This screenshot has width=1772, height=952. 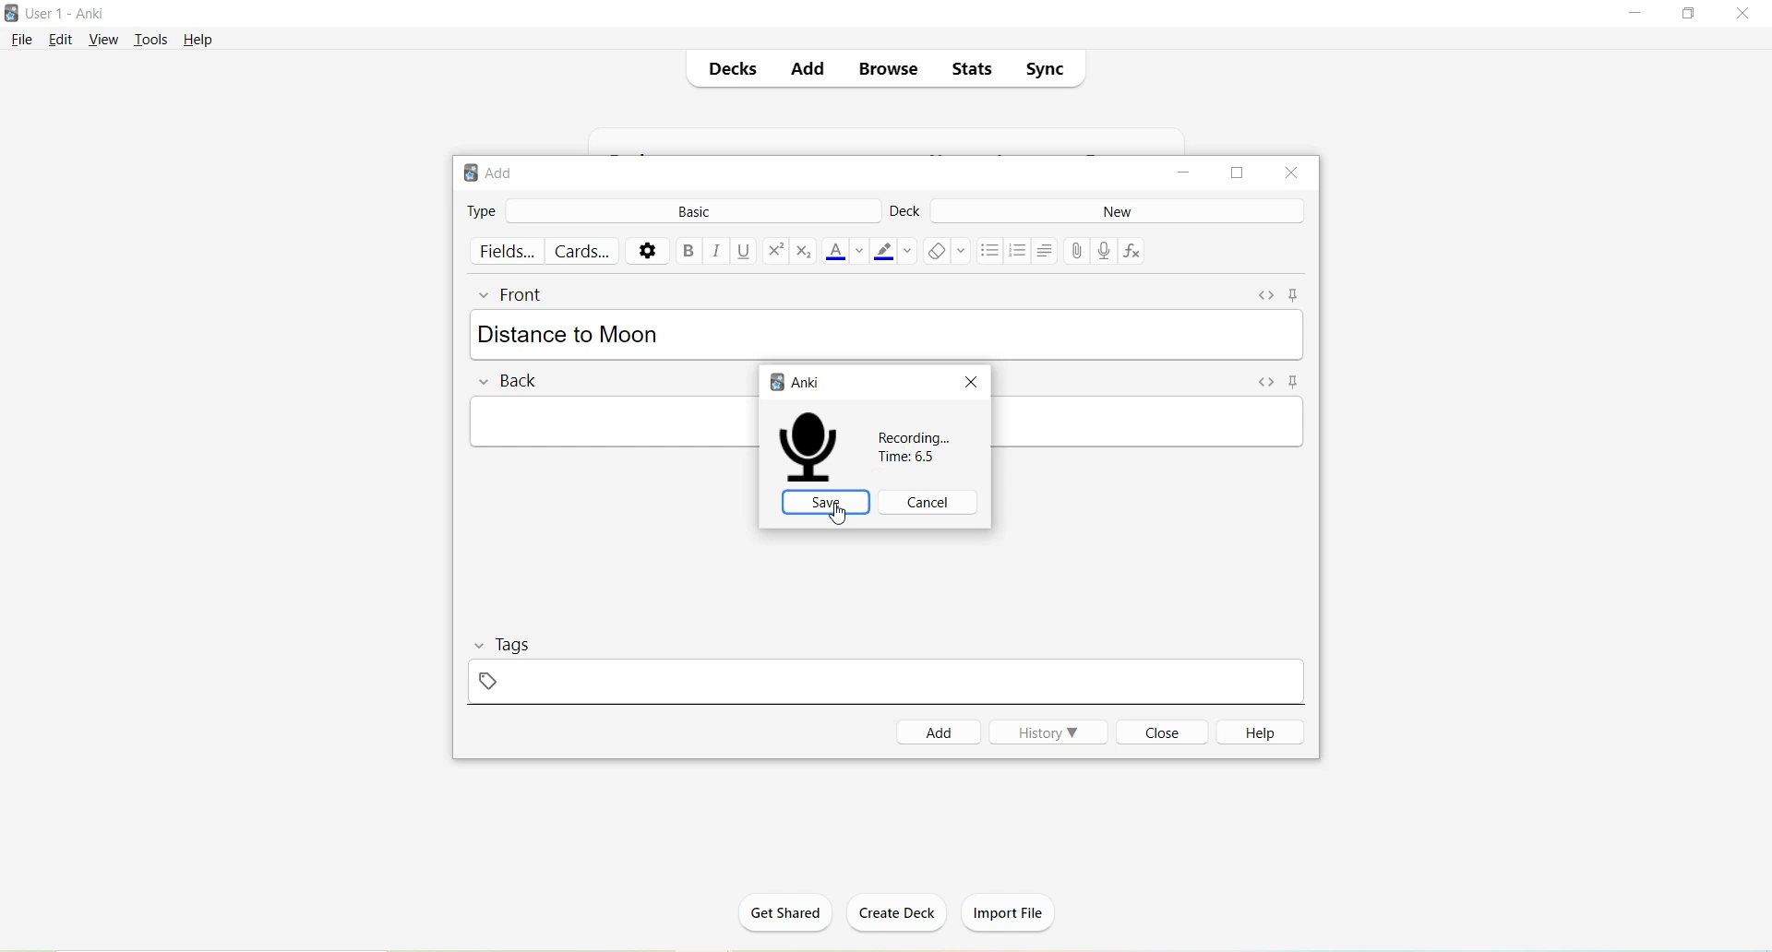 What do you see at coordinates (1135, 253) in the screenshot?
I see `Equations` at bounding box center [1135, 253].